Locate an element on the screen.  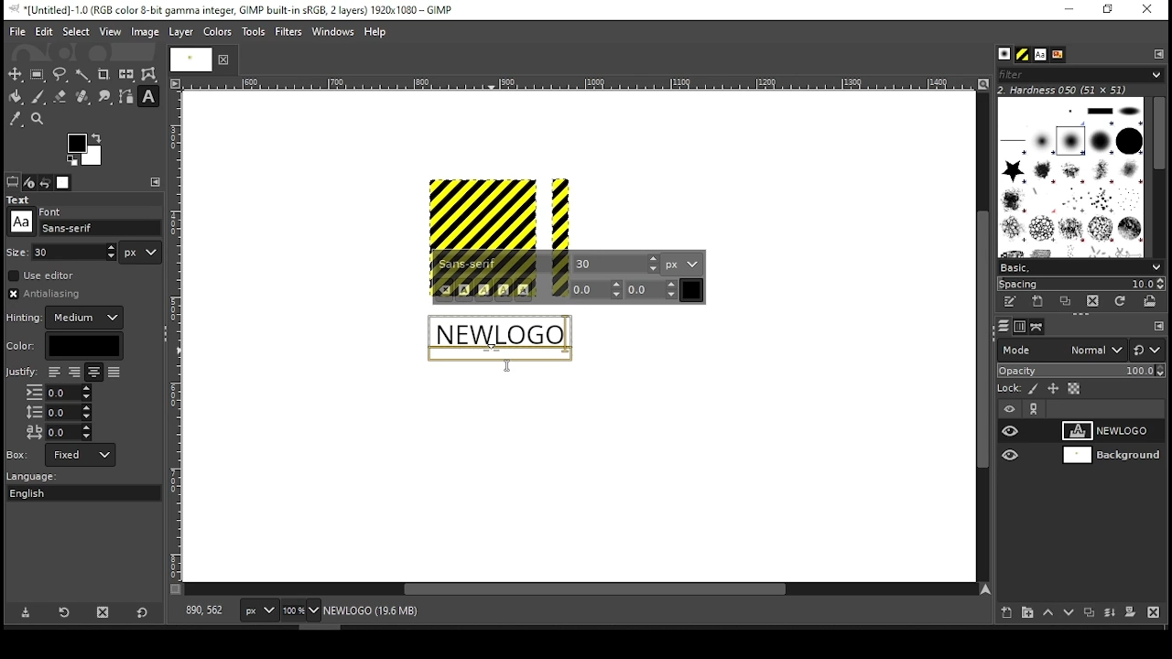
heal tool is located at coordinates (84, 98).